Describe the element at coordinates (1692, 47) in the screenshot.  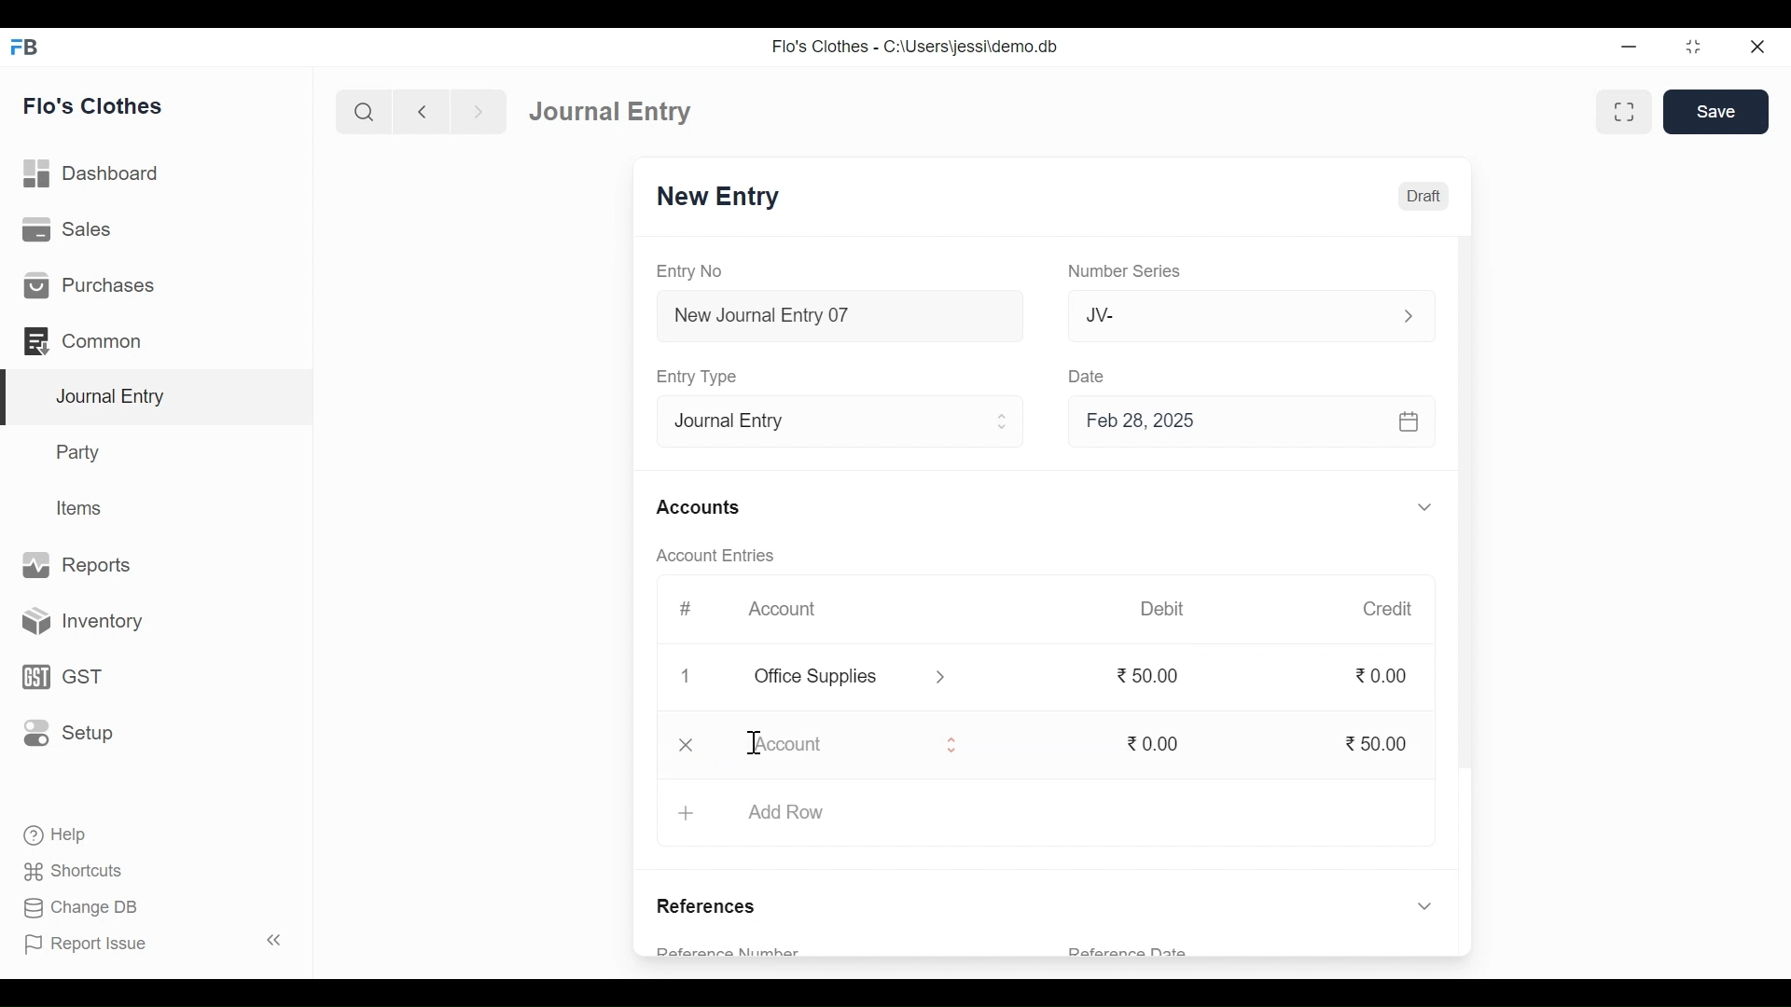
I see `Restore` at that location.